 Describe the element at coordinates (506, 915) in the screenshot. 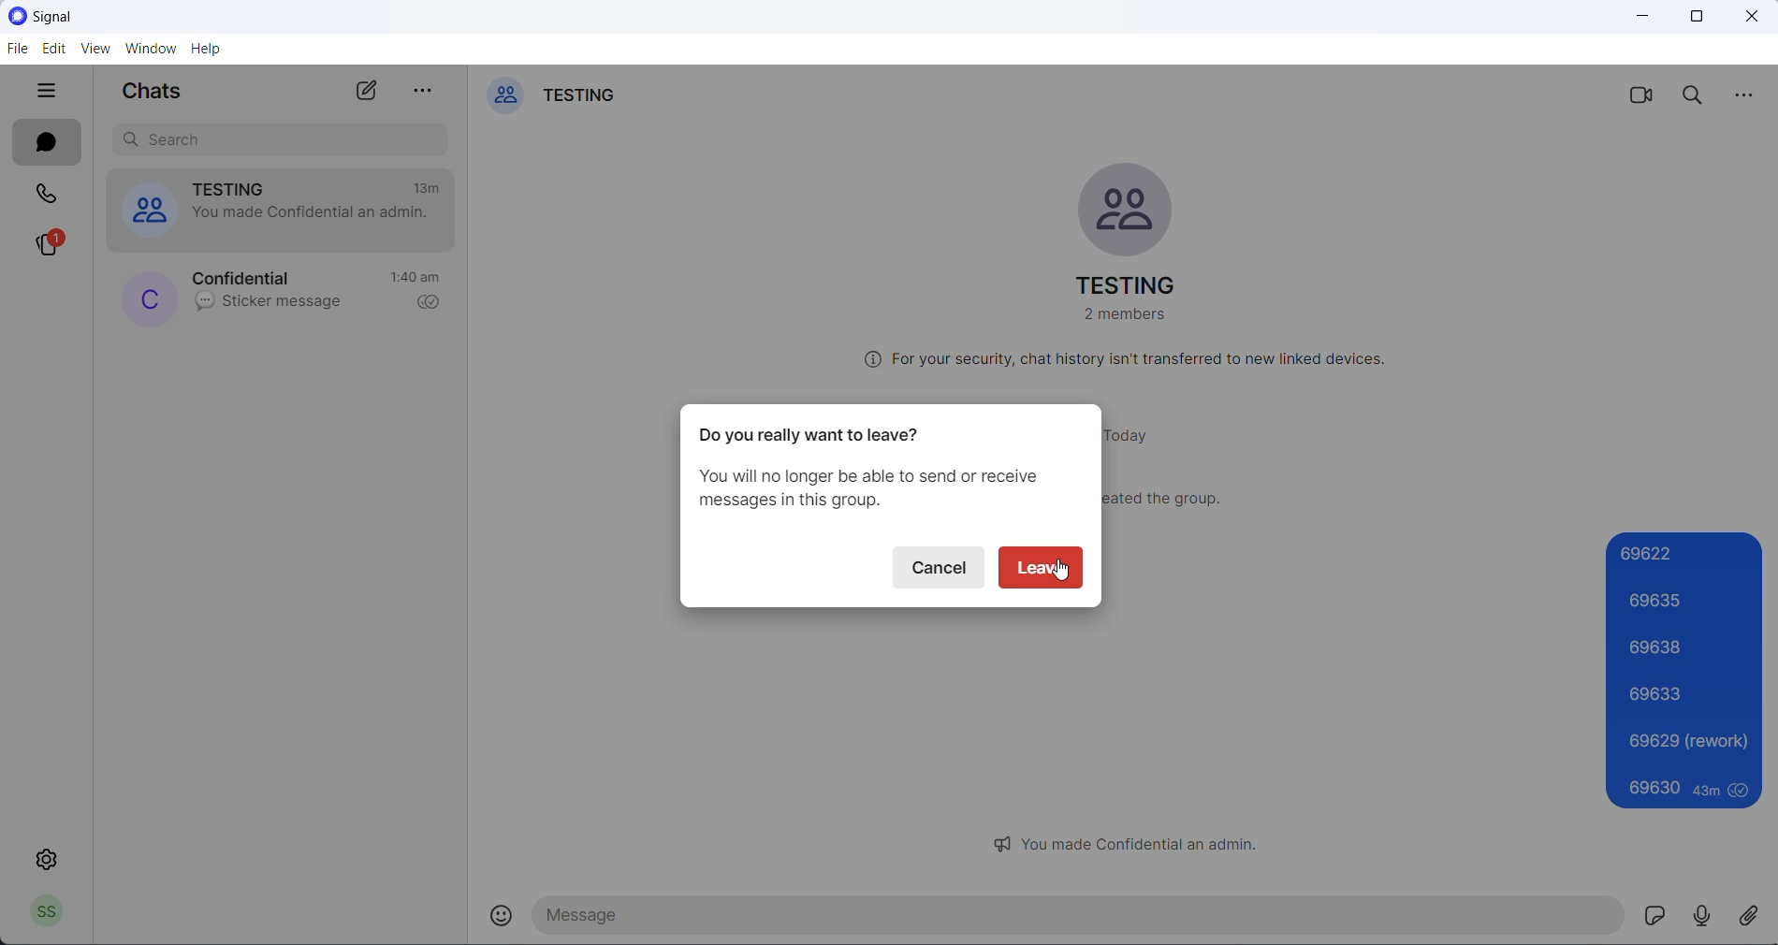

I see `emojis` at that location.